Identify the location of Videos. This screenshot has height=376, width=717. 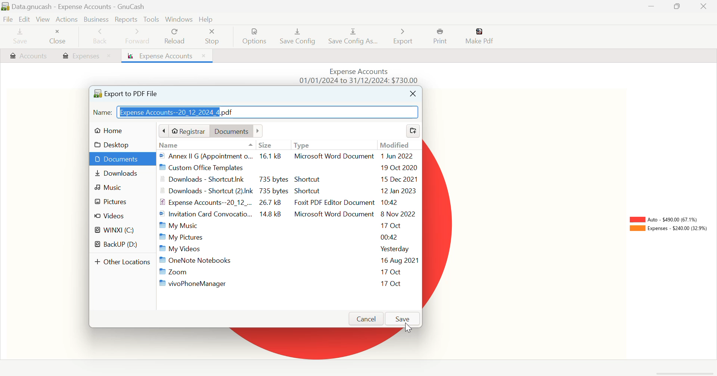
(122, 216).